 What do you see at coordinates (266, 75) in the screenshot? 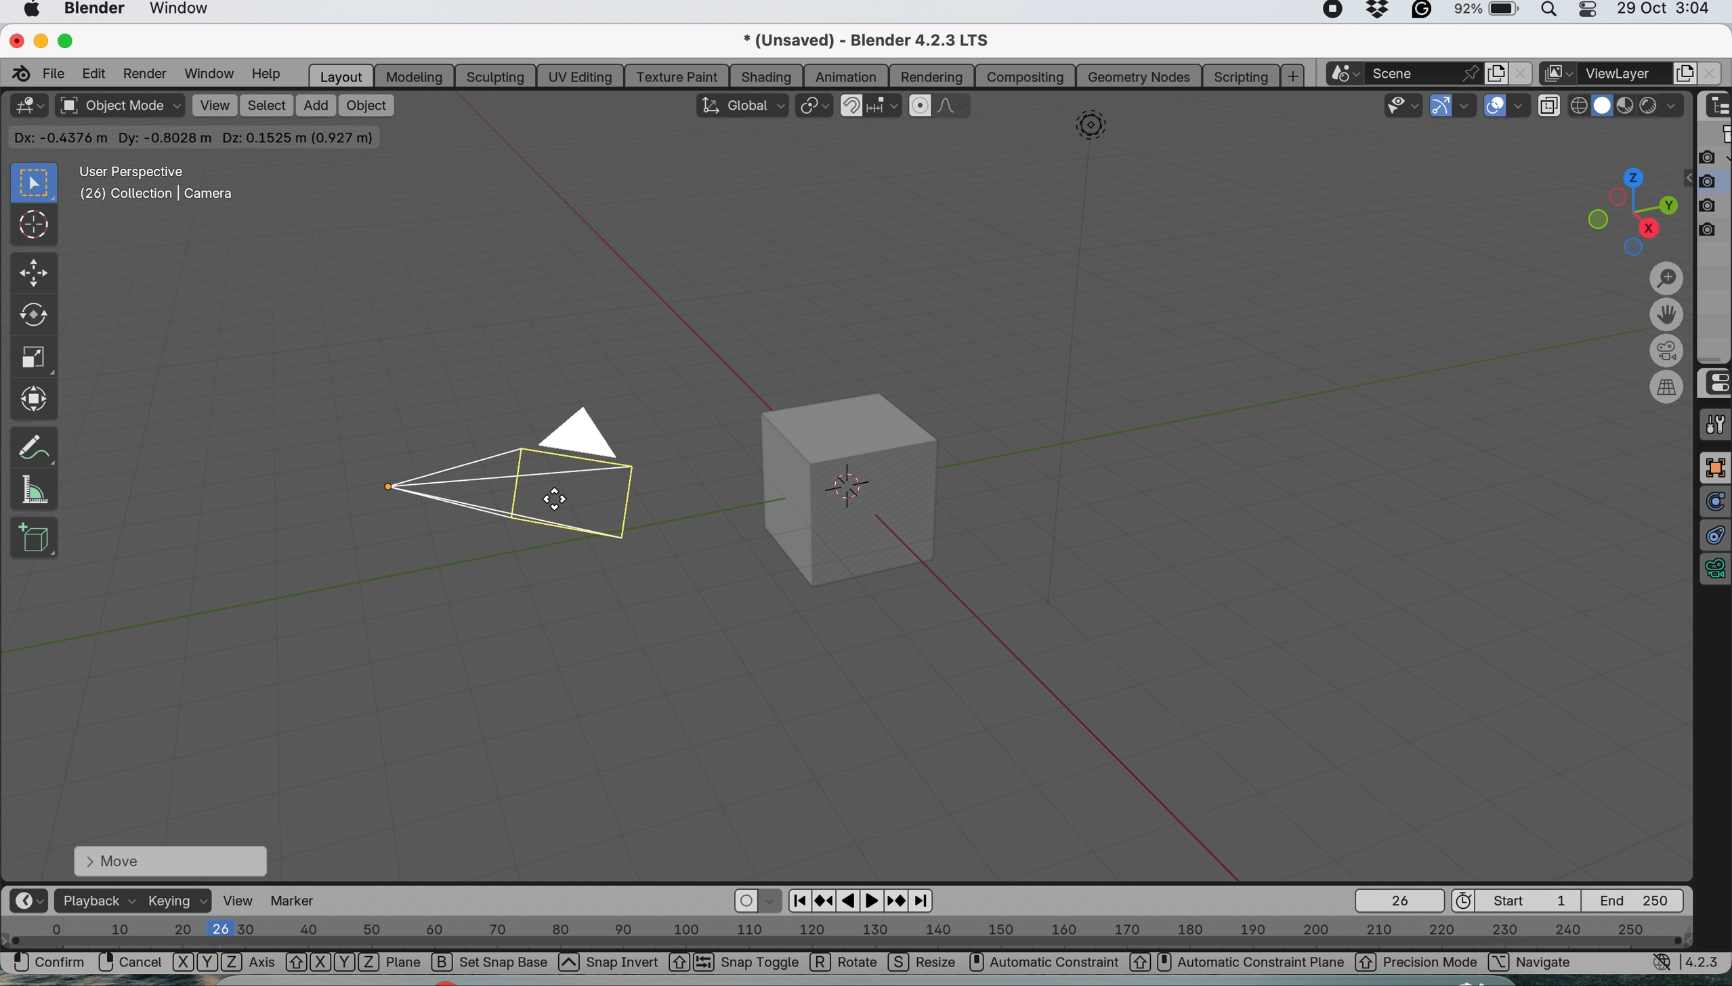
I see `help` at bounding box center [266, 75].